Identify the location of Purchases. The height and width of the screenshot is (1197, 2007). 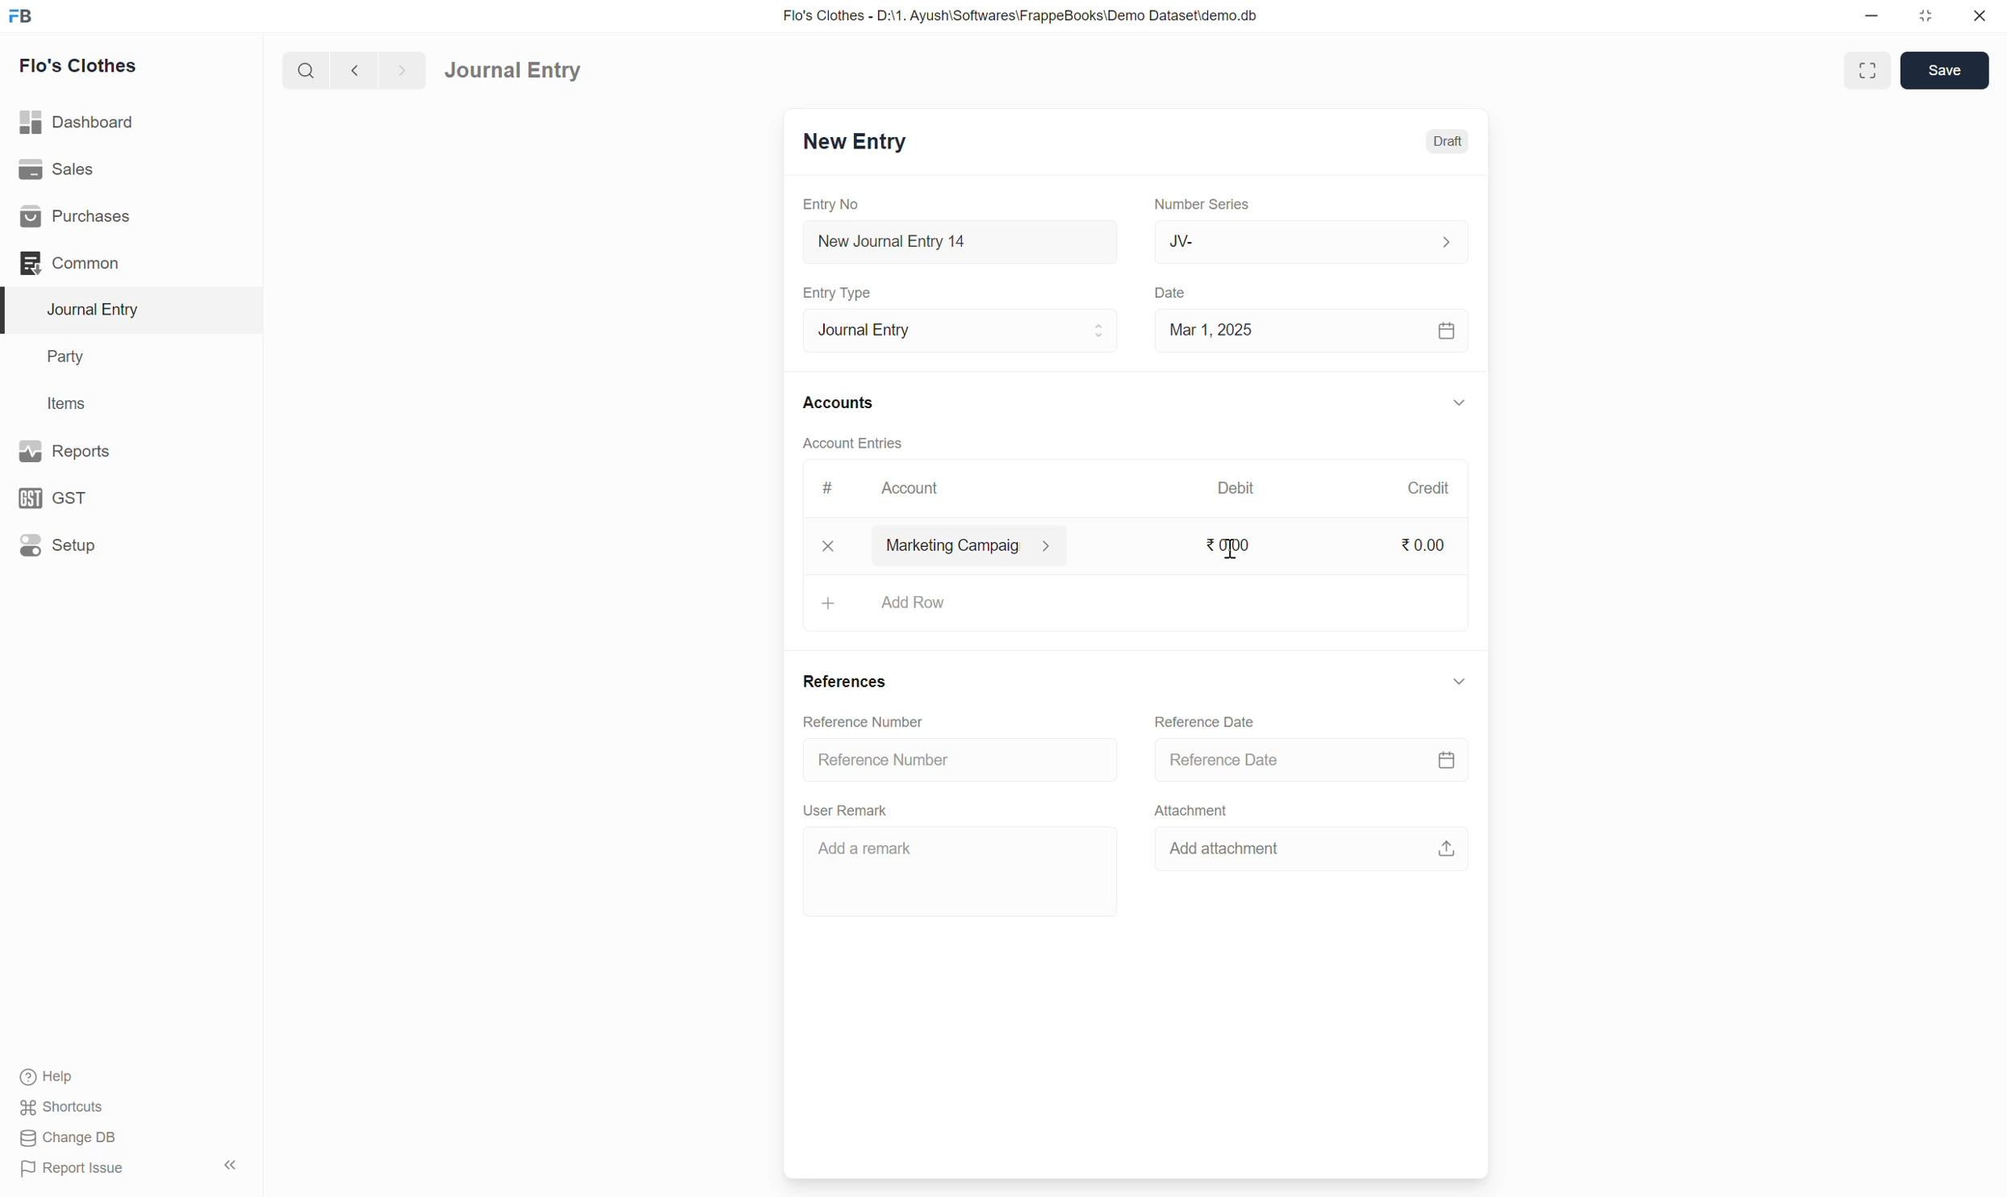
(80, 217).